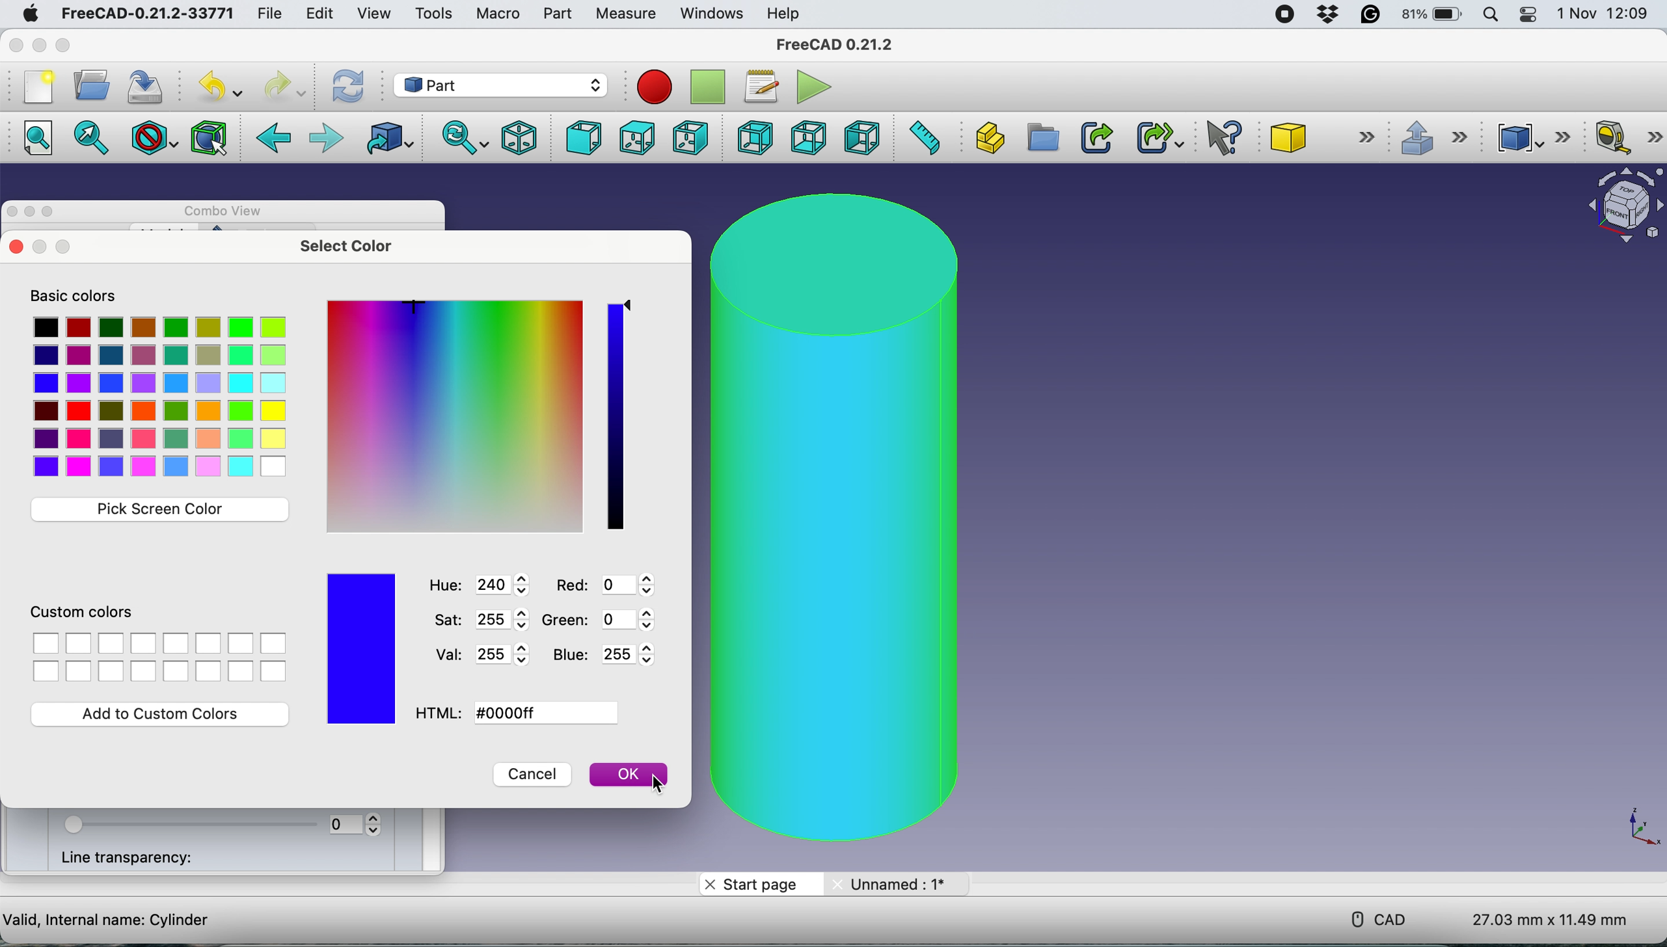  What do you see at coordinates (808, 85) in the screenshot?
I see `execute macros` at bounding box center [808, 85].